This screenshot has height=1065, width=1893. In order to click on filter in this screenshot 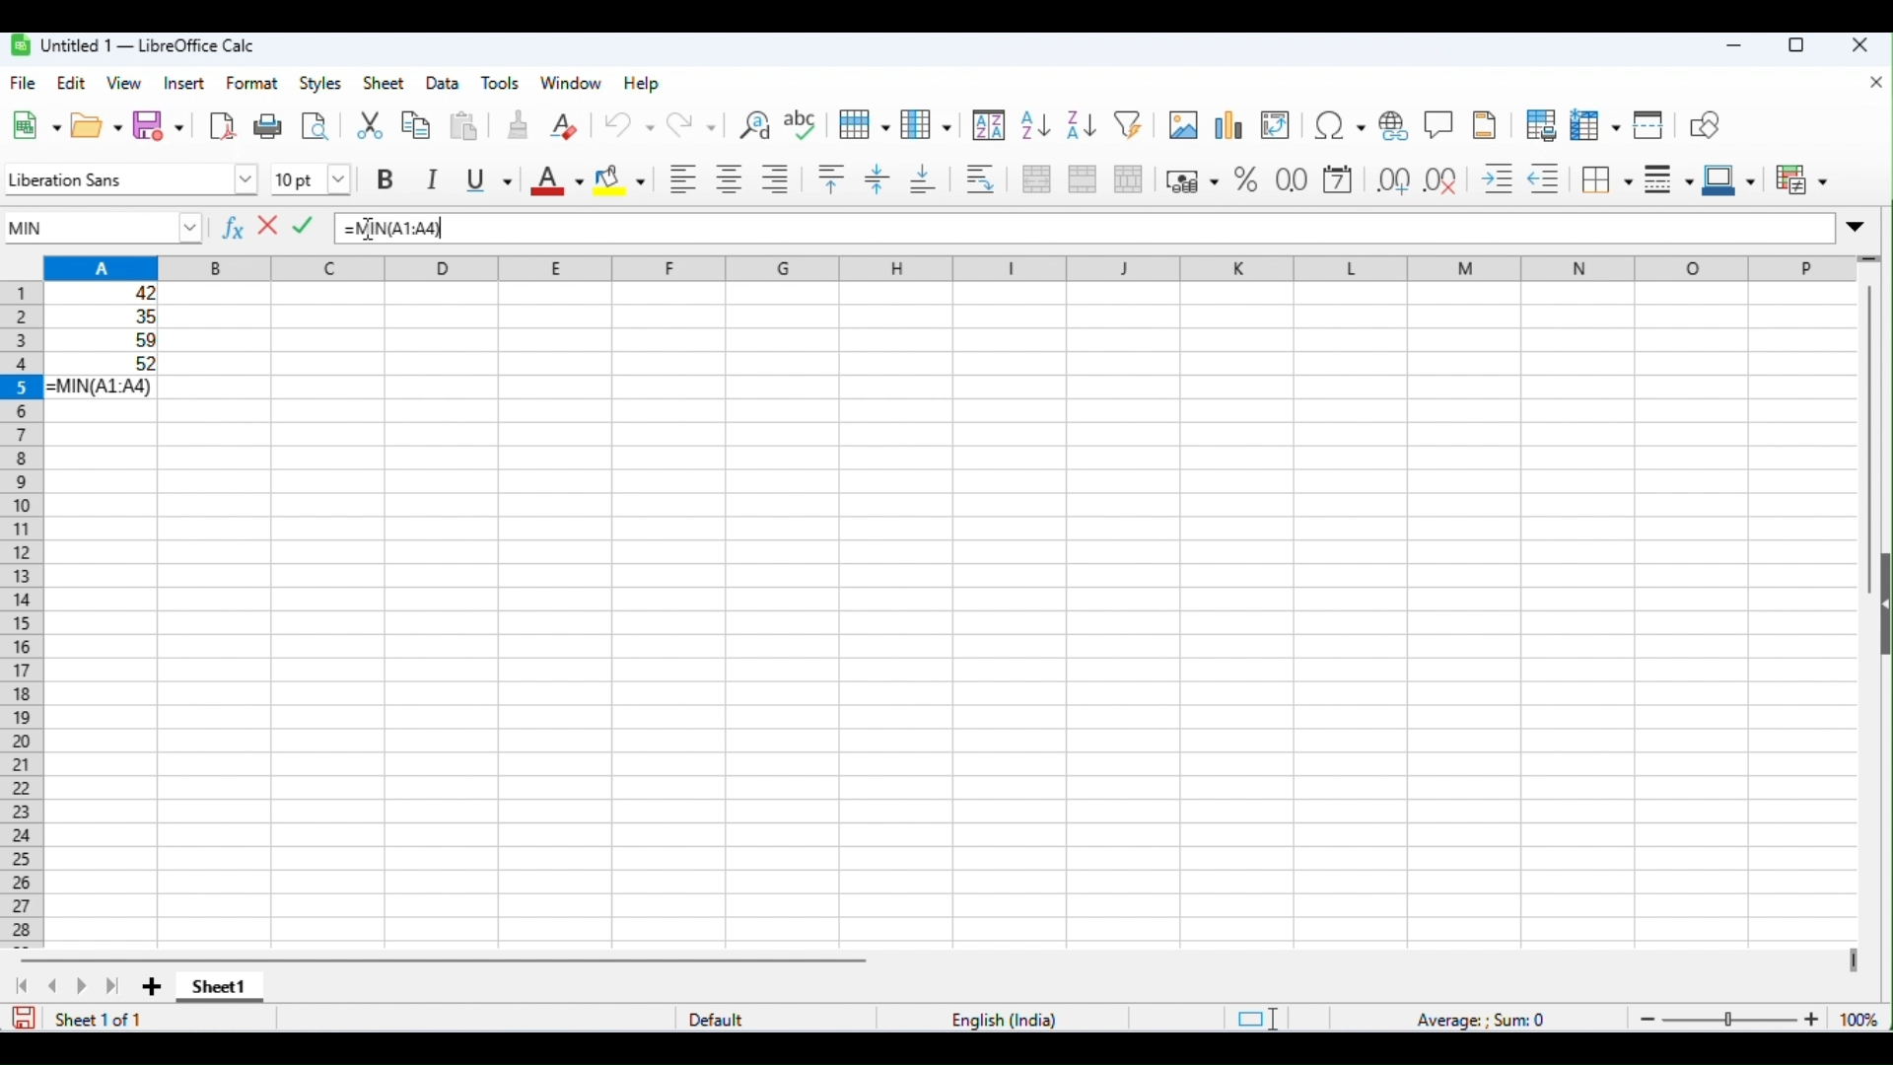, I will do `click(1128, 123)`.